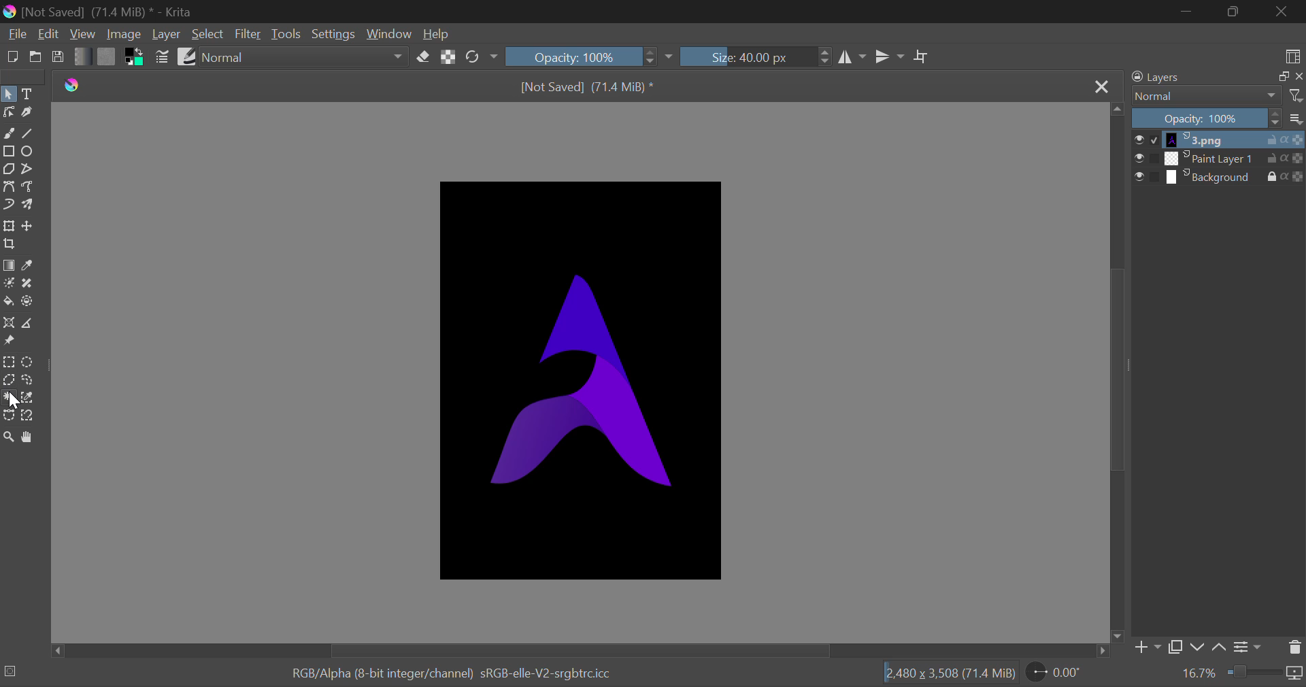  What do you see at coordinates (575, 379) in the screenshot?
I see `Image Workspace` at bounding box center [575, 379].